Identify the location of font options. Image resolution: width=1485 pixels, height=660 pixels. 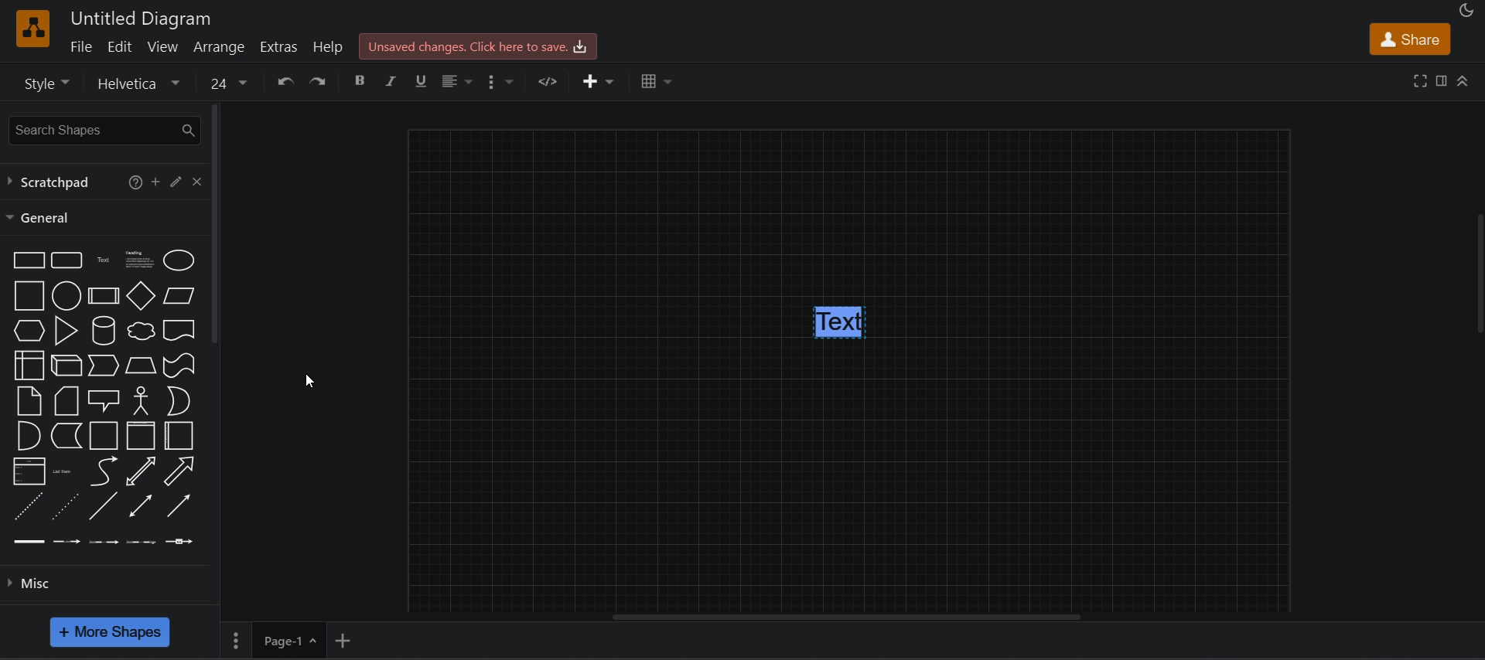
(142, 82).